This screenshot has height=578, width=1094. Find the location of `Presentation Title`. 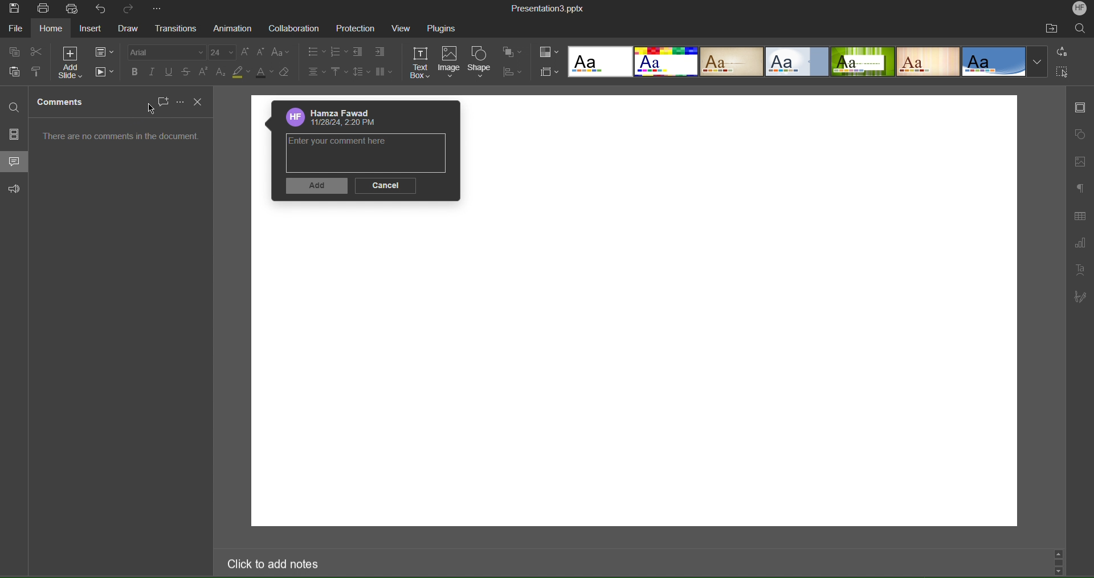

Presentation Title is located at coordinates (545, 9).